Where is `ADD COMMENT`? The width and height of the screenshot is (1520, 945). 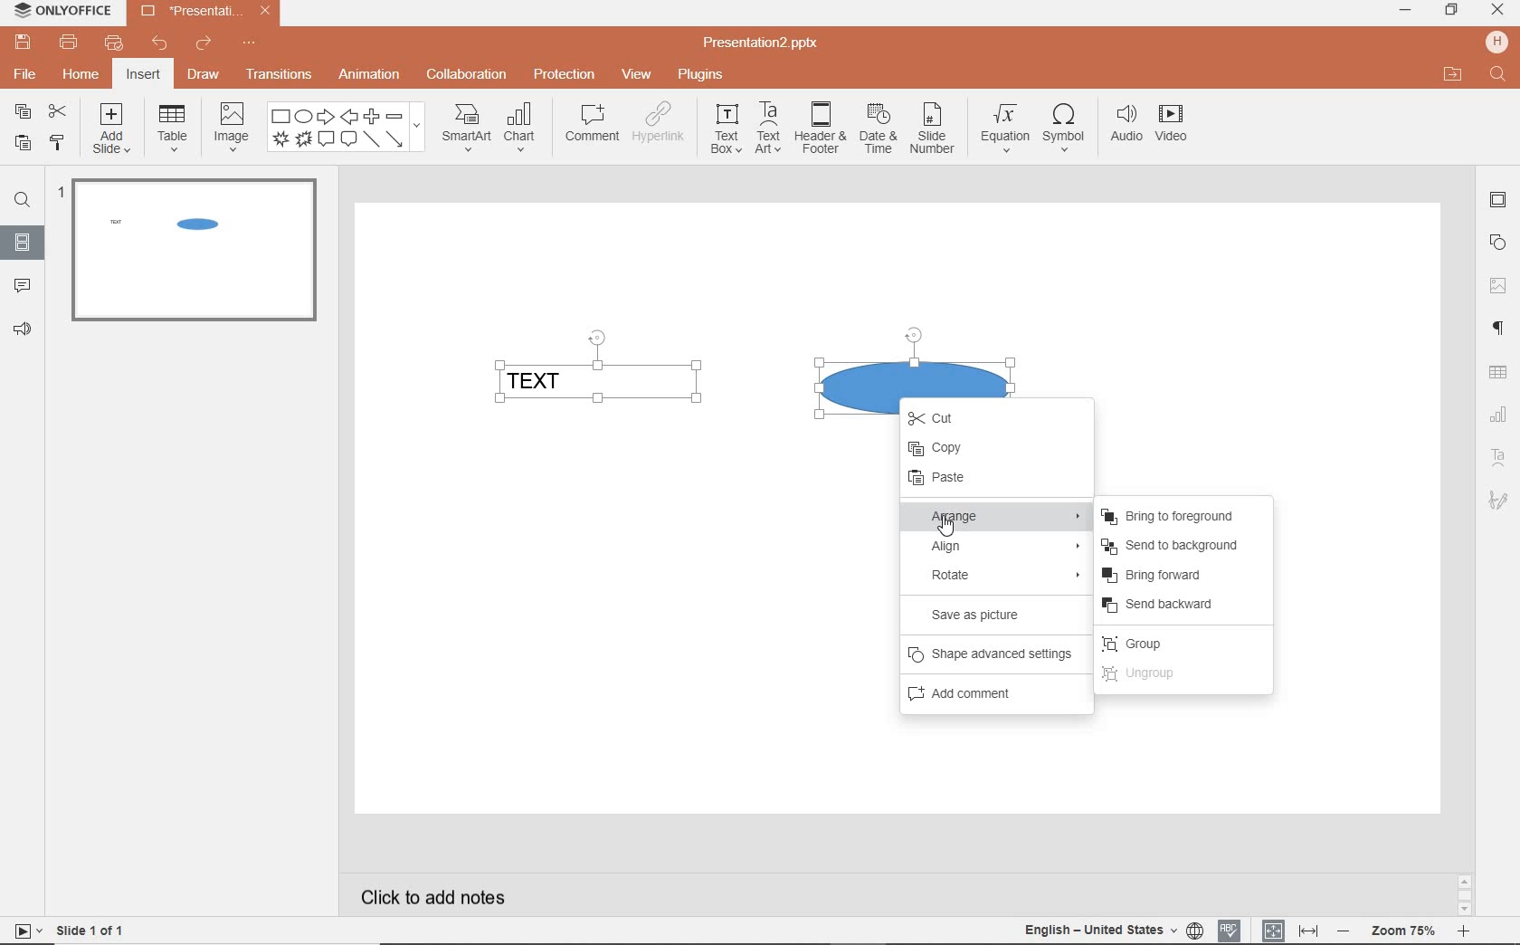 ADD COMMENT is located at coordinates (991, 693).